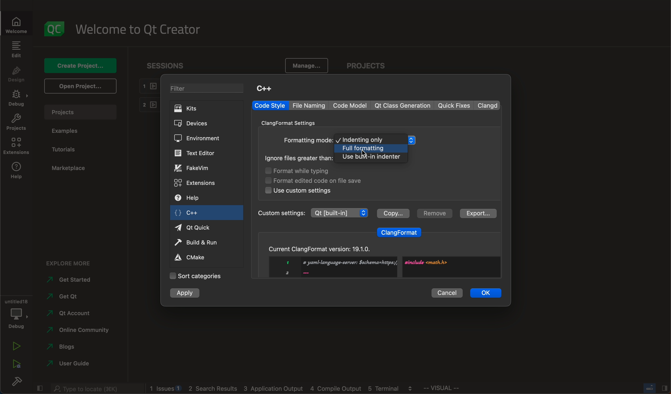 The width and height of the screenshot is (671, 394). I want to click on editor, so click(196, 153).